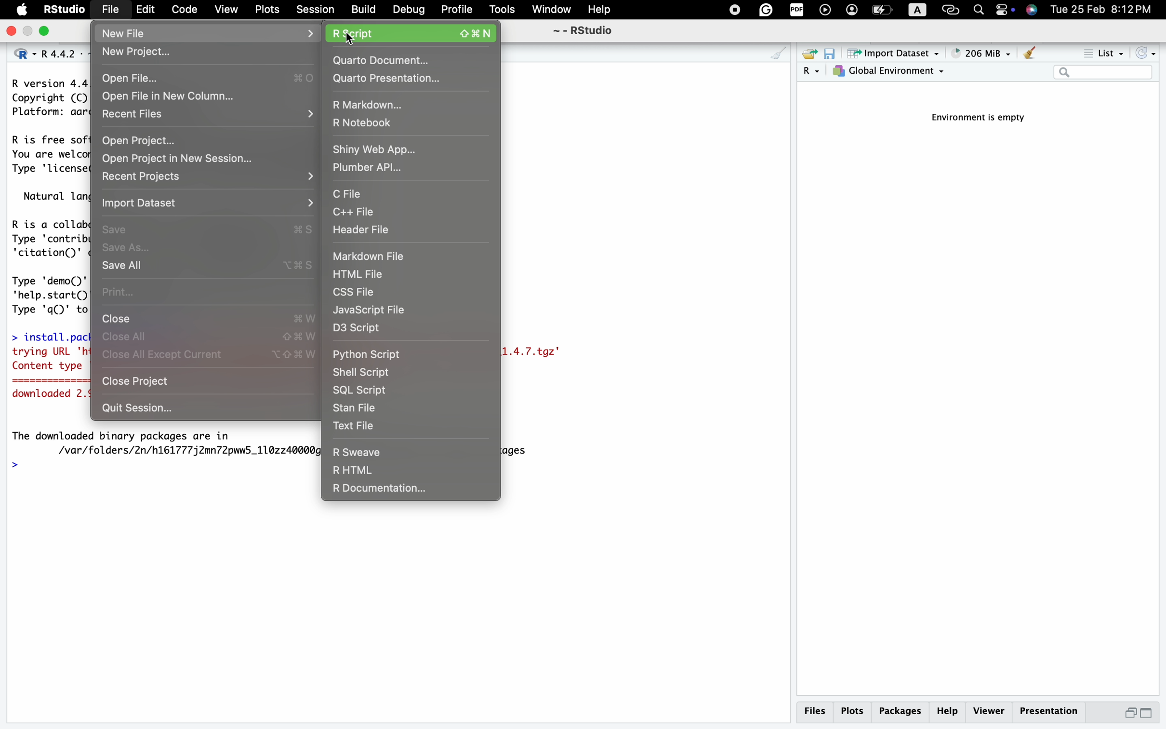 Image resolution: width=1166 pixels, height=729 pixels. I want to click on R script, so click(415, 32).